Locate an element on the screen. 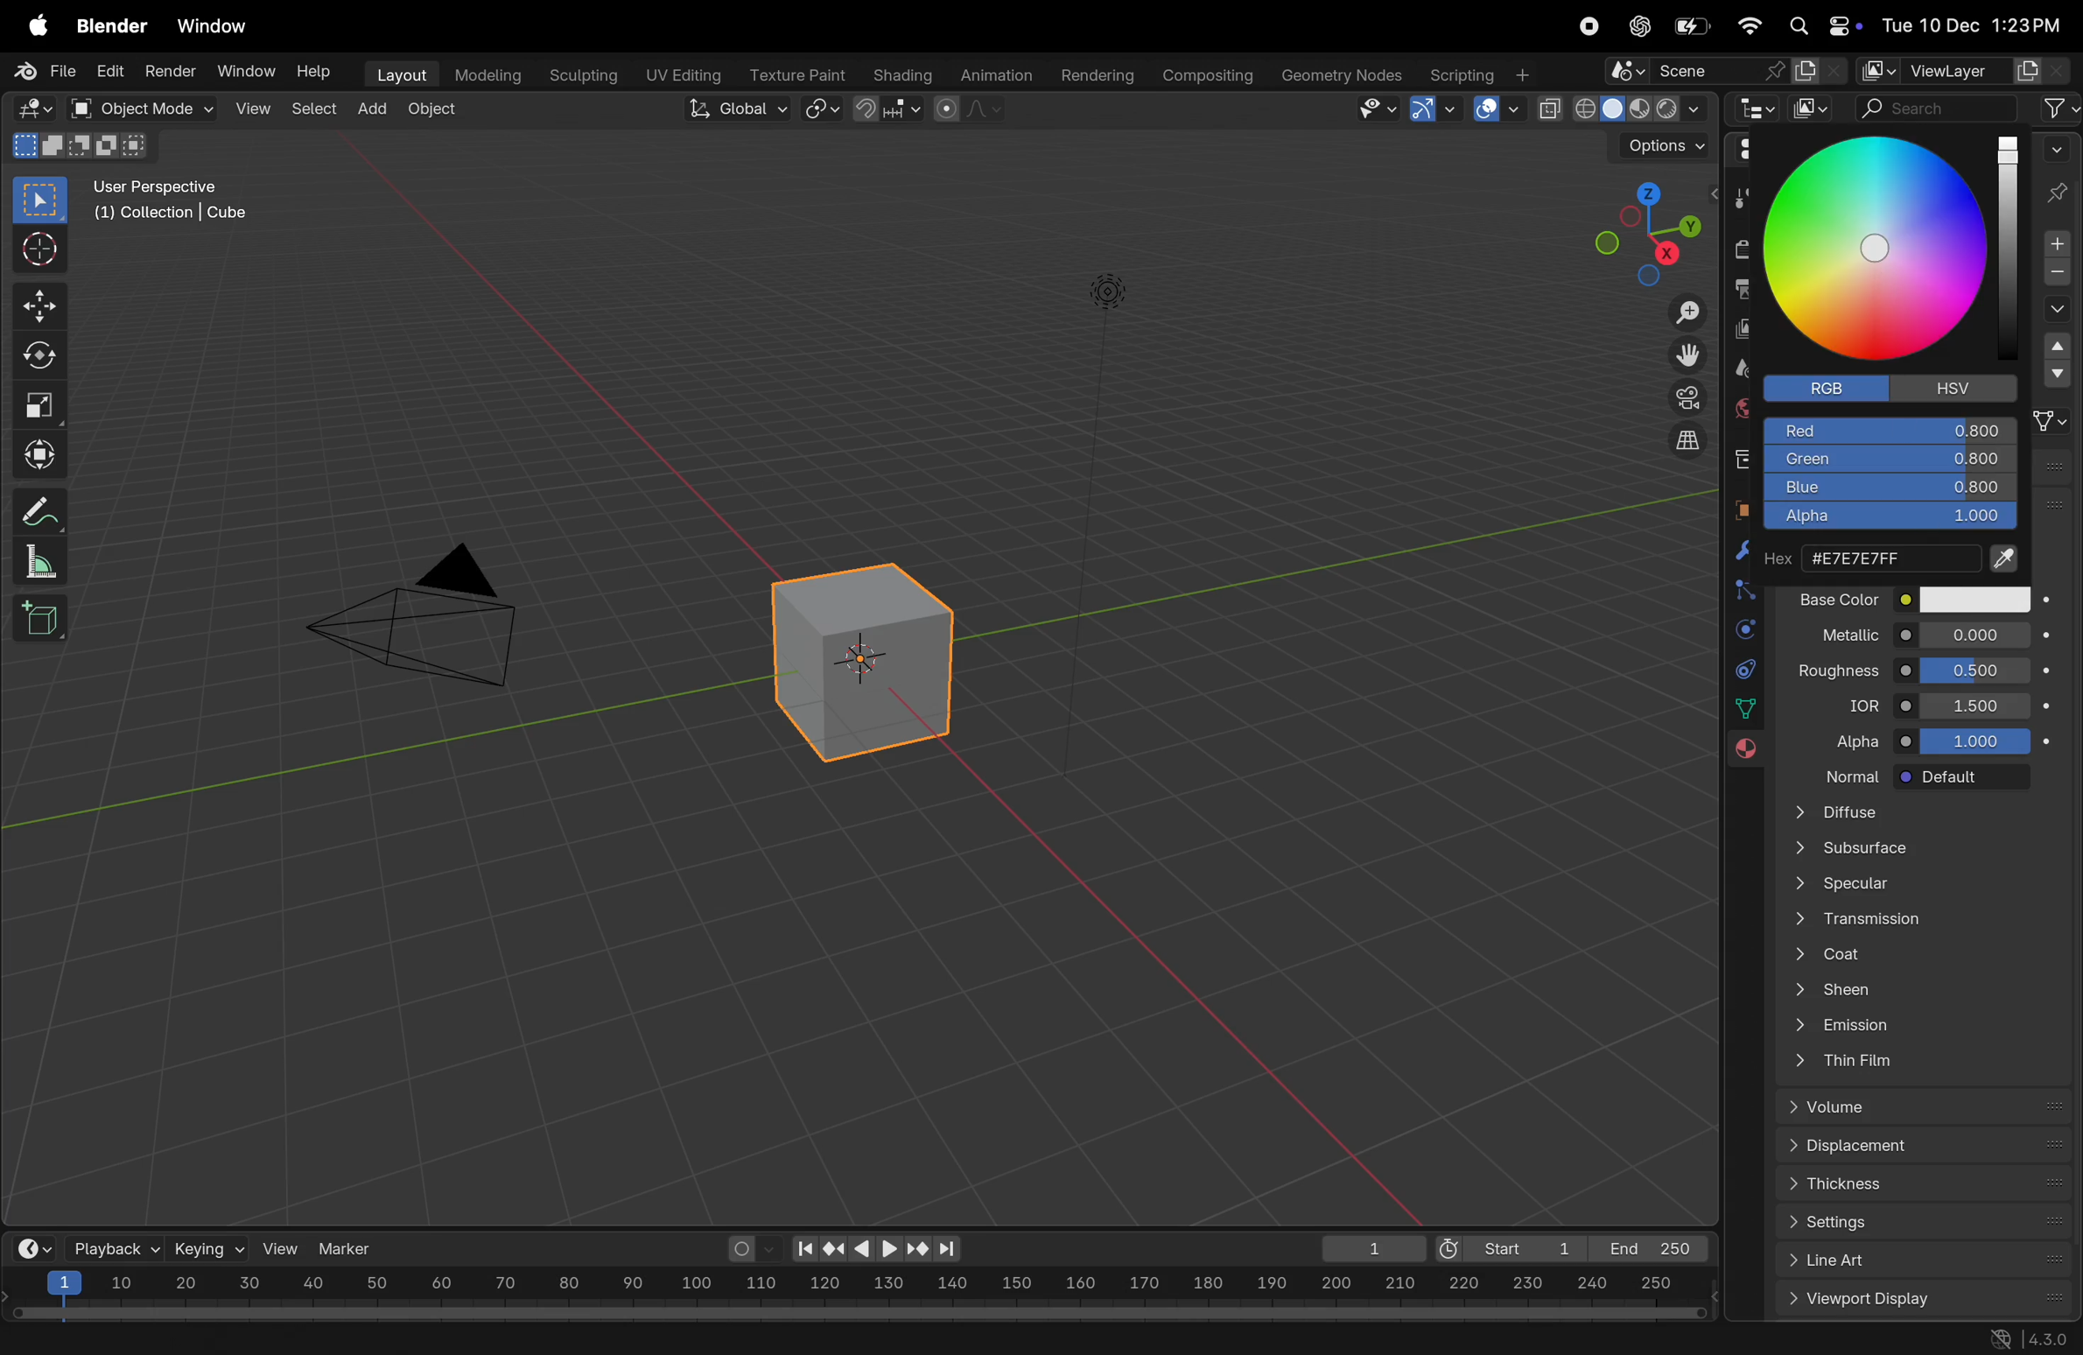  transform point is located at coordinates (889, 109).